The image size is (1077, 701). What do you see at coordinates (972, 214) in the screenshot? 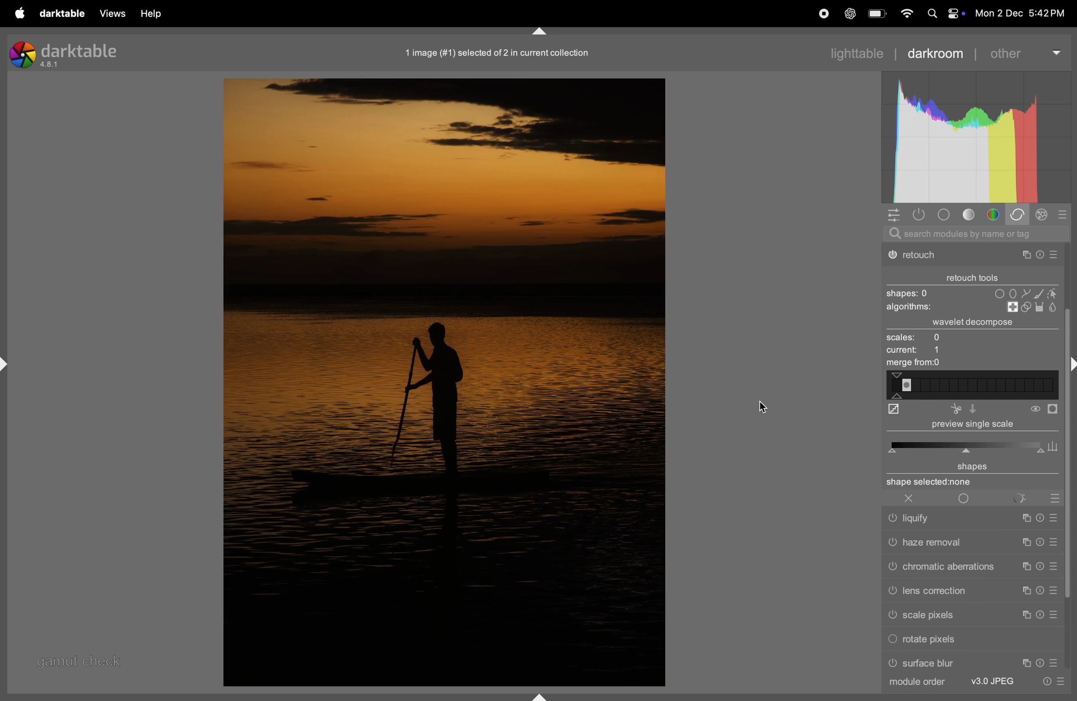
I see `tones` at bounding box center [972, 214].